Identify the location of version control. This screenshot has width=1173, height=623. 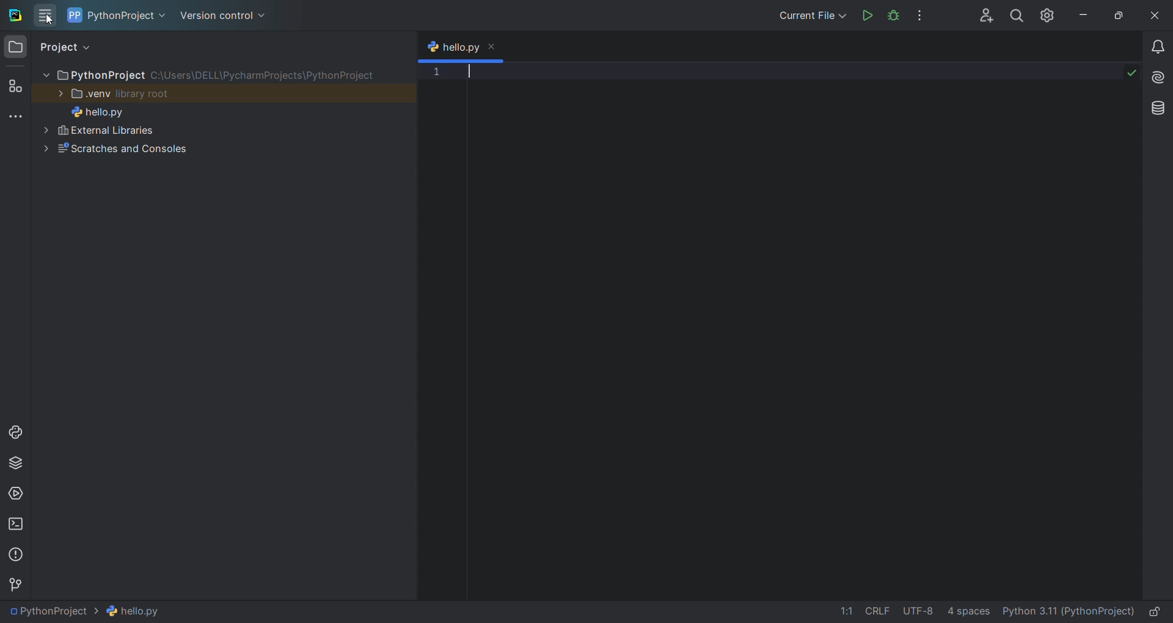
(21, 587).